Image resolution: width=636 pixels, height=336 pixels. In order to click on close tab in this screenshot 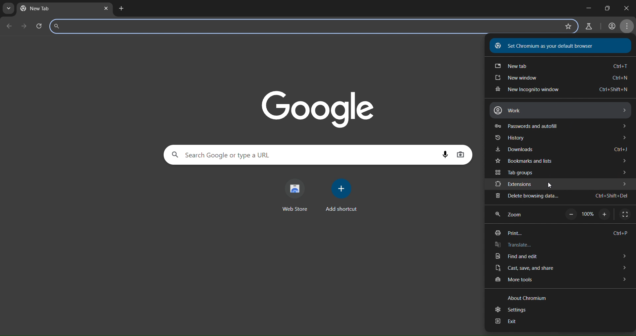, I will do `click(106, 9)`.